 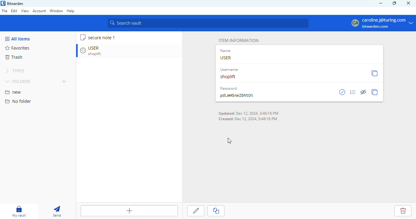 I want to click on item information, so click(x=238, y=40).